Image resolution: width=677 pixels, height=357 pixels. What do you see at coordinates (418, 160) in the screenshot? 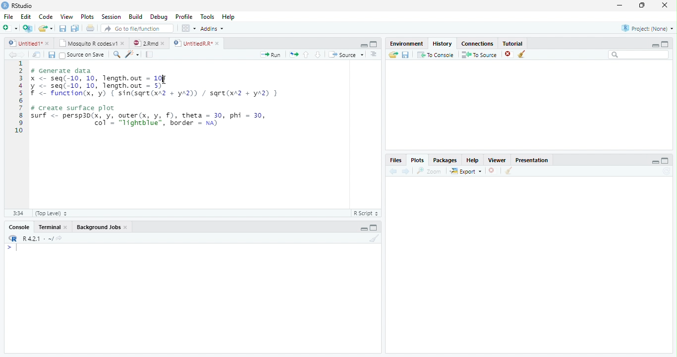
I see `Plots` at bounding box center [418, 160].